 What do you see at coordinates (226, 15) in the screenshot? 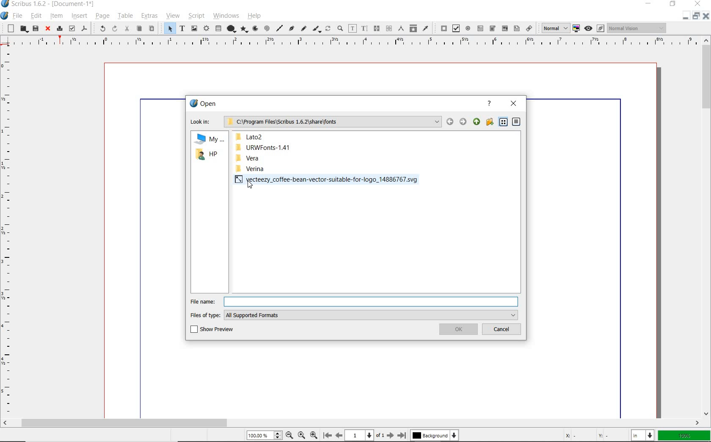
I see `windows` at bounding box center [226, 15].